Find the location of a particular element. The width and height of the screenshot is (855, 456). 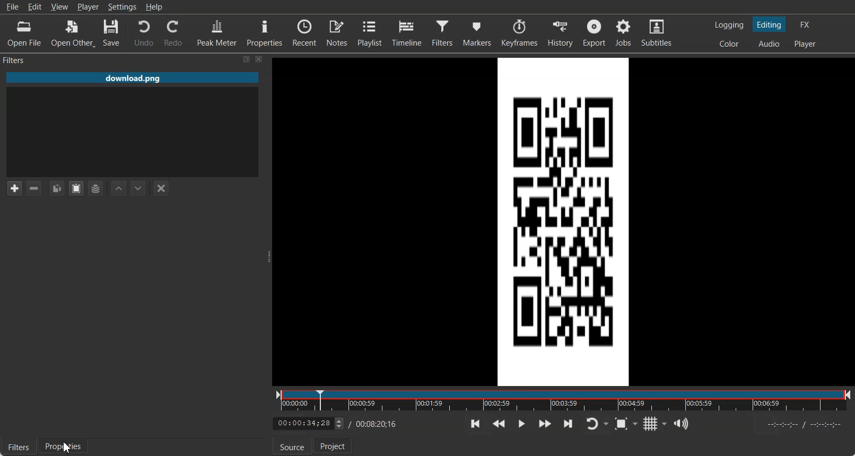

Markers is located at coordinates (477, 33).